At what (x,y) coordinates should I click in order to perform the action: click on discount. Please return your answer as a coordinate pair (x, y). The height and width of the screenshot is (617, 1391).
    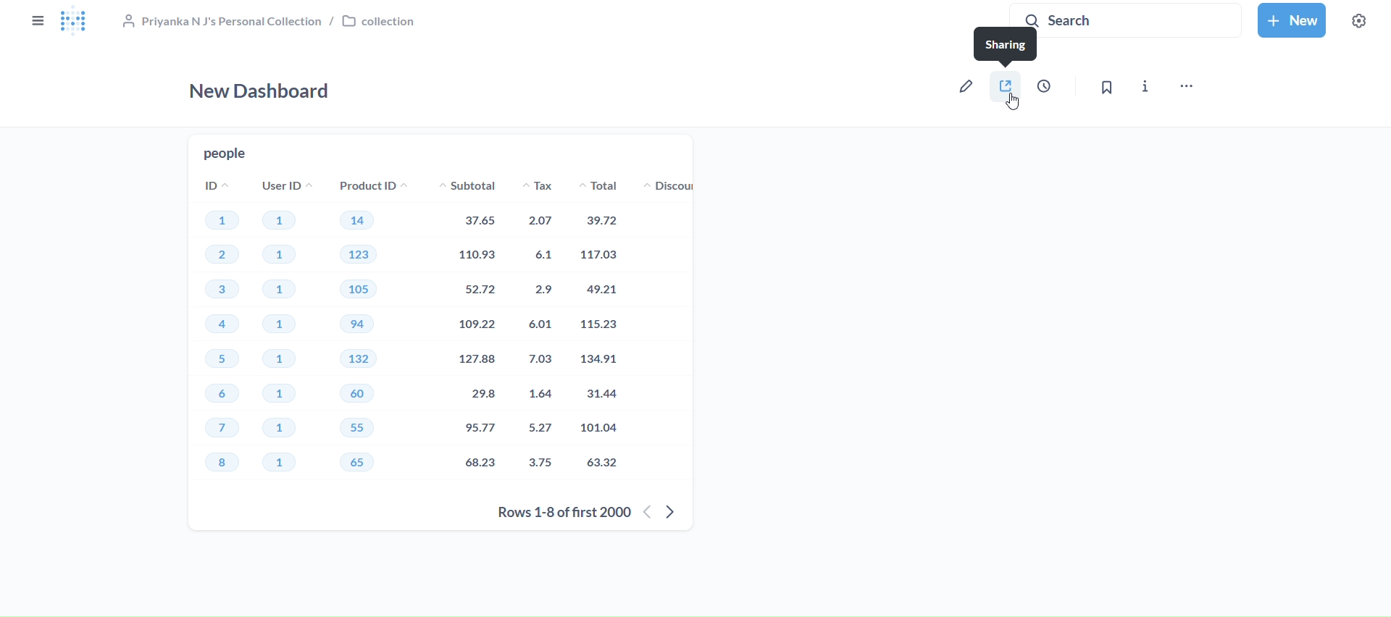
    Looking at the image, I should click on (670, 186).